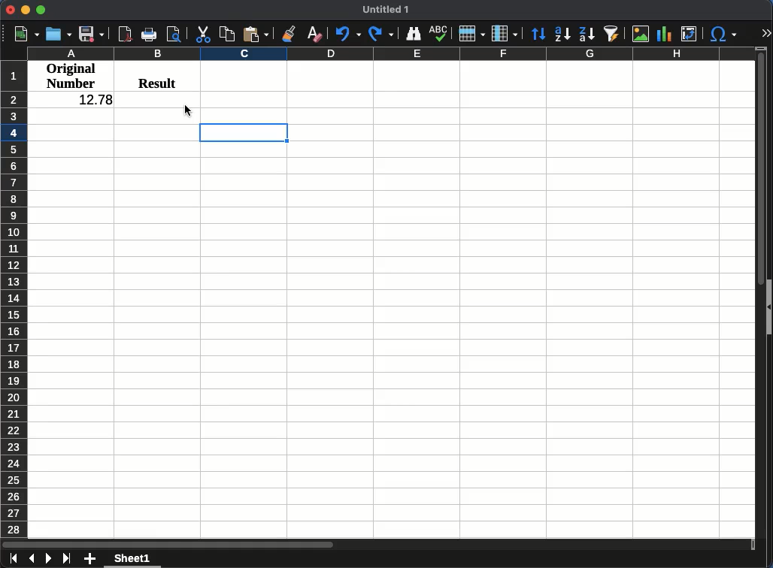 The height and width of the screenshot is (568, 773). What do you see at coordinates (587, 36) in the screenshot?
I see `decending ` at bounding box center [587, 36].